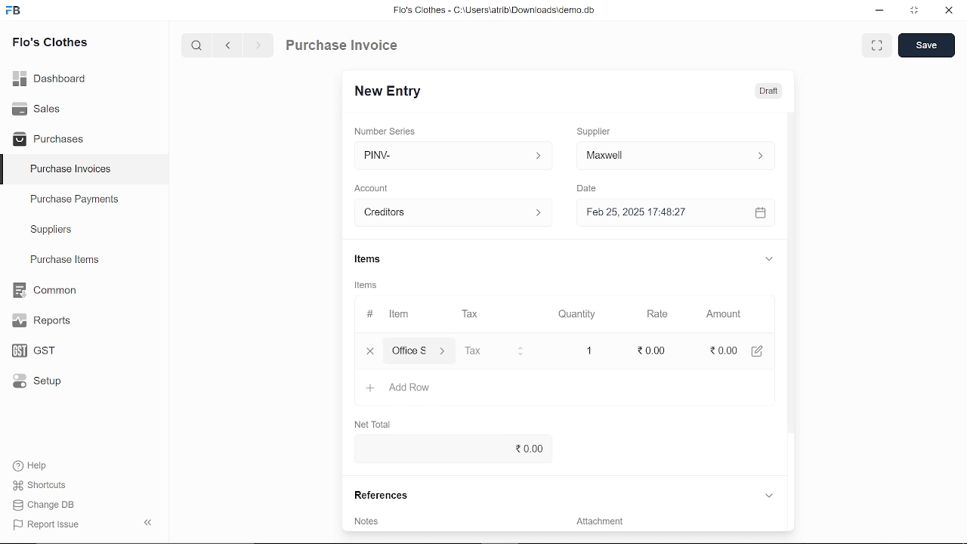 Image resolution: width=967 pixels, height=544 pixels. I want to click on Items, so click(379, 259).